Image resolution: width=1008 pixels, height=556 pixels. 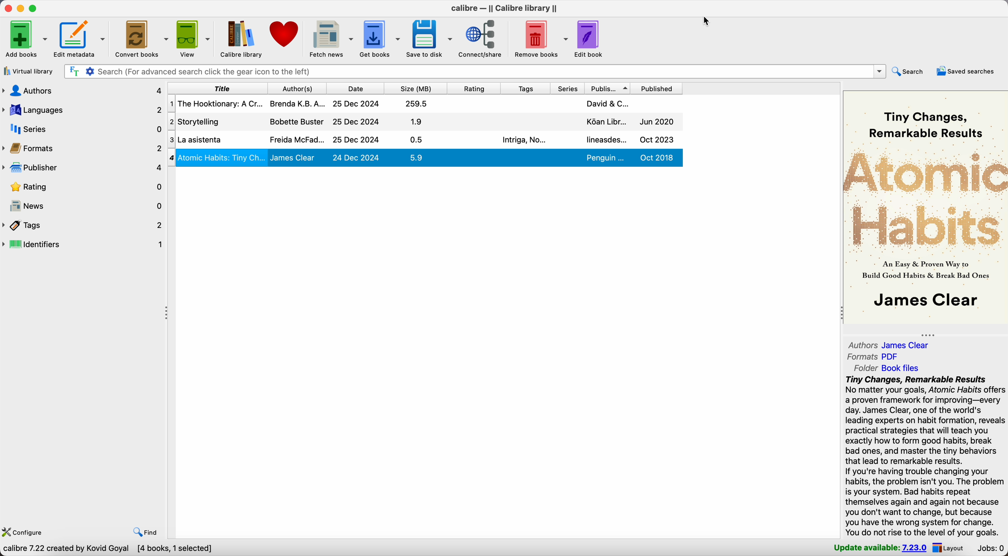 What do you see at coordinates (82, 188) in the screenshot?
I see `rating` at bounding box center [82, 188].